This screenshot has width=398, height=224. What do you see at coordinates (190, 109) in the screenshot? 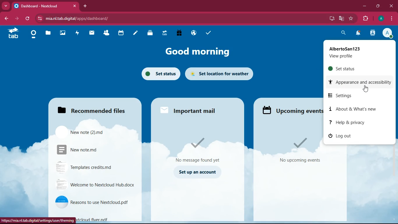
I see `mail` at bounding box center [190, 109].